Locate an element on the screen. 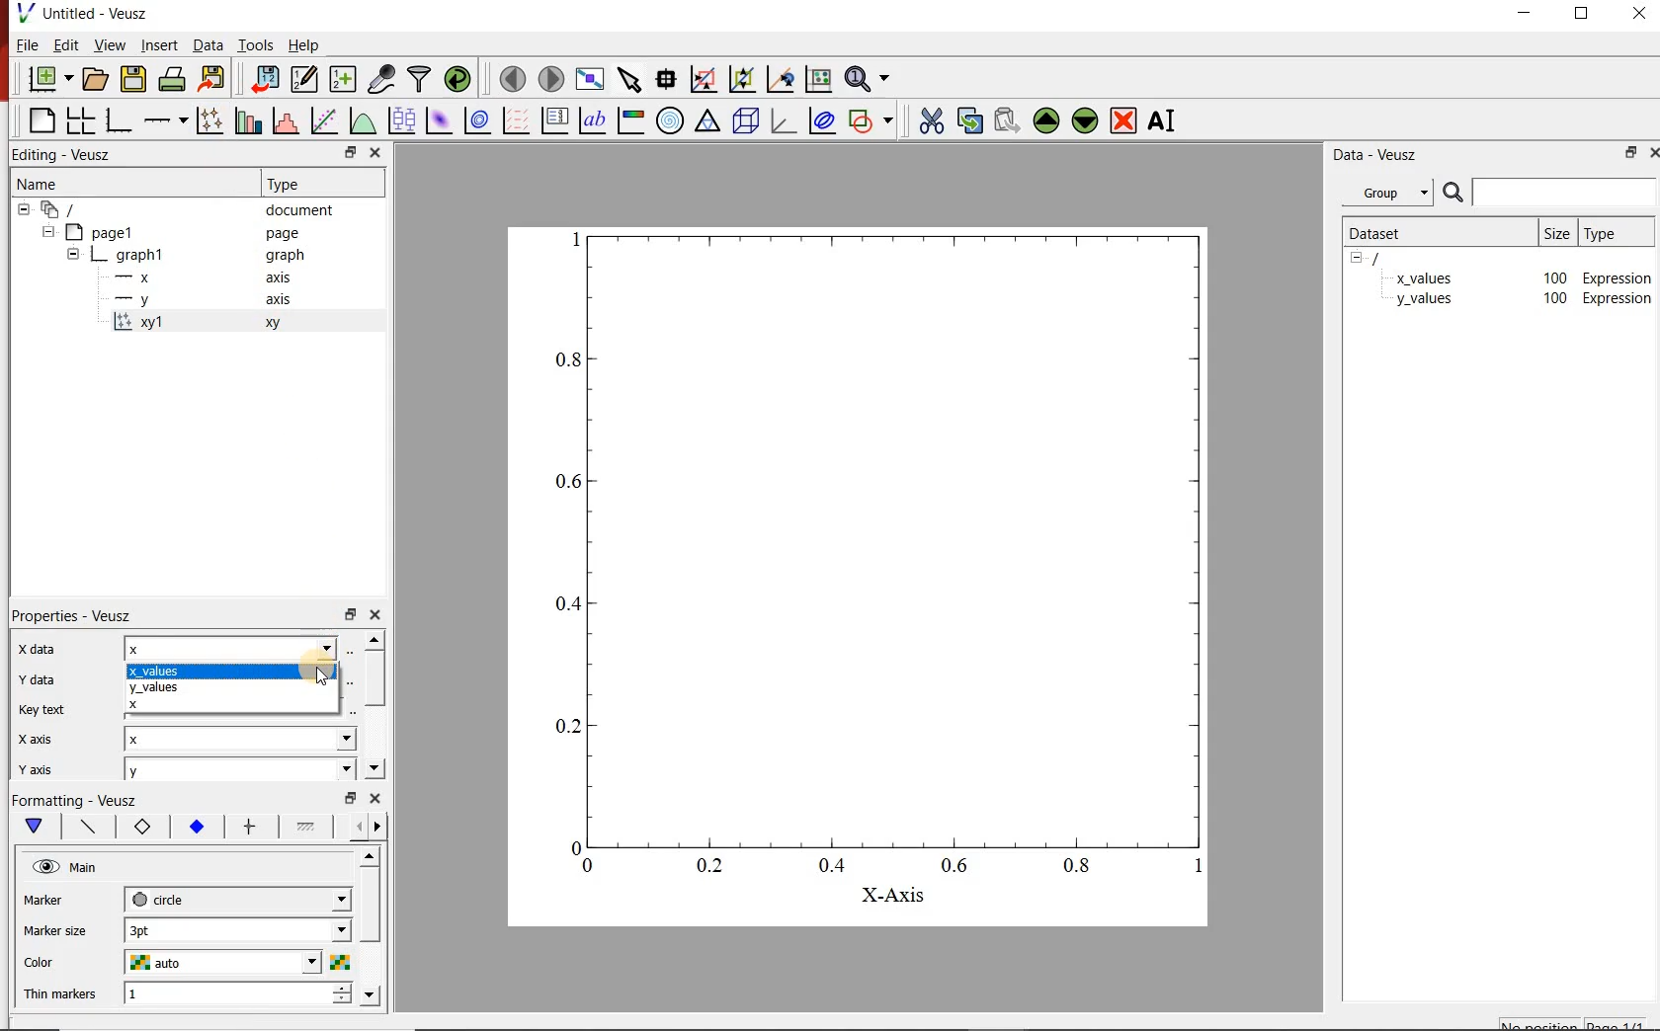 The image size is (1660, 1031). fill 1 is located at coordinates (311, 826).